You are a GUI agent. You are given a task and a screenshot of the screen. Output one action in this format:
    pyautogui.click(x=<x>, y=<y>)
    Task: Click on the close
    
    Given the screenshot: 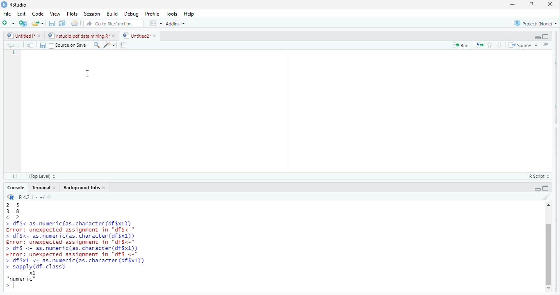 What is the action you would take?
    pyautogui.click(x=114, y=36)
    